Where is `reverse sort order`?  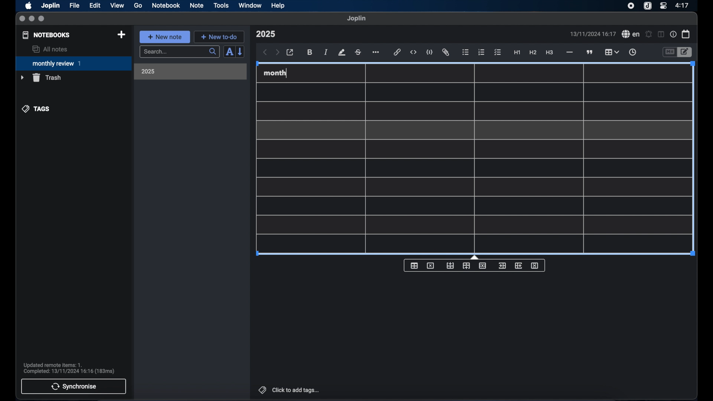
reverse sort order is located at coordinates (241, 51).